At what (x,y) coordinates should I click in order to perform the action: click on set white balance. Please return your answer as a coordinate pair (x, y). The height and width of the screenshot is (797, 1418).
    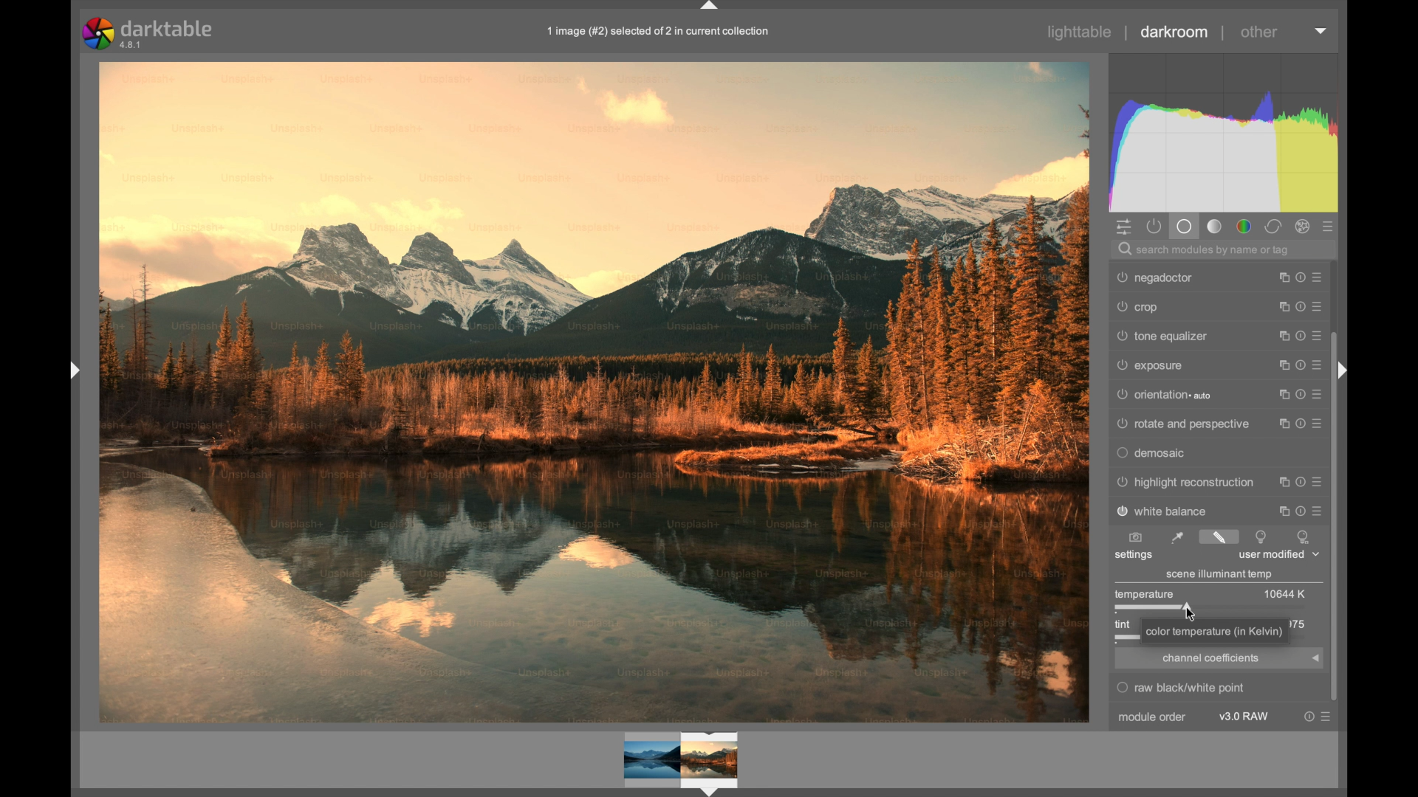
    Looking at the image, I should click on (1263, 537).